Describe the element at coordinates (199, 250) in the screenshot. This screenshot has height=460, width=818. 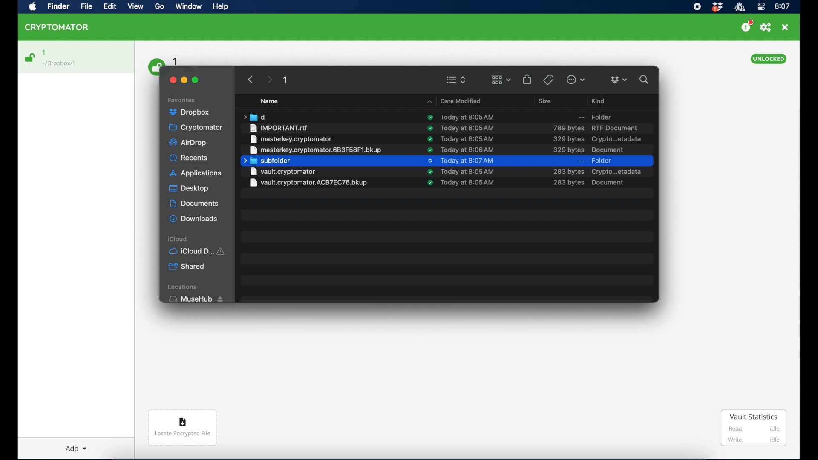
I see `iCloud` at that location.